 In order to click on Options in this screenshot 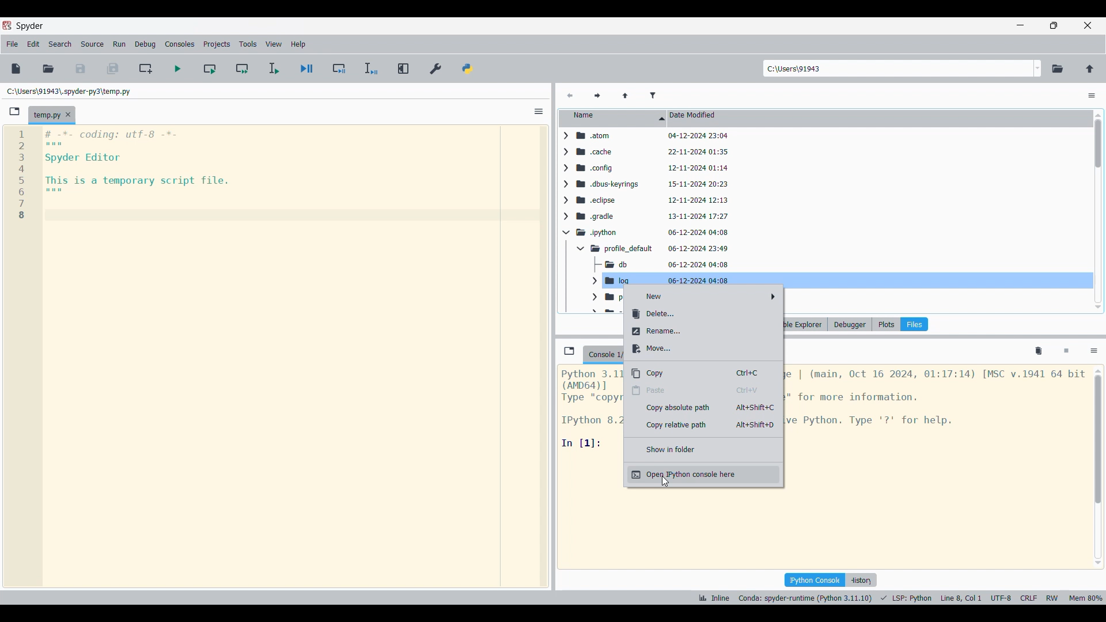, I will do `click(1094, 352)`.